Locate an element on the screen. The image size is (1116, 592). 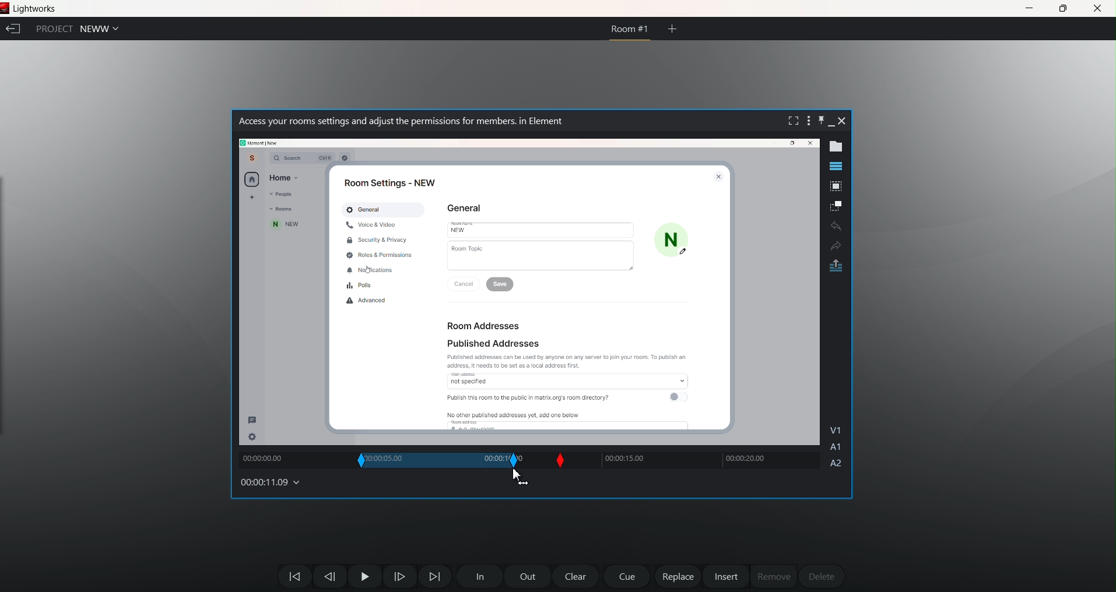
Room #1 is located at coordinates (630, 31).